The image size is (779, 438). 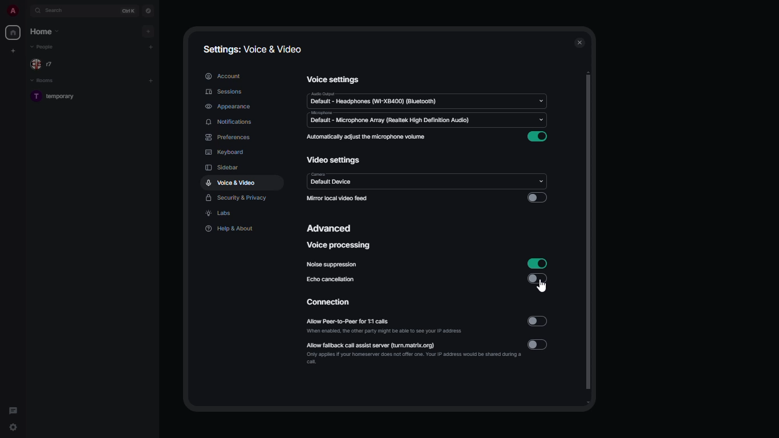 What do you see at coordinates (334, 265) in the screenshot?
I see `noise suppression` at bounding box center [334, 265].